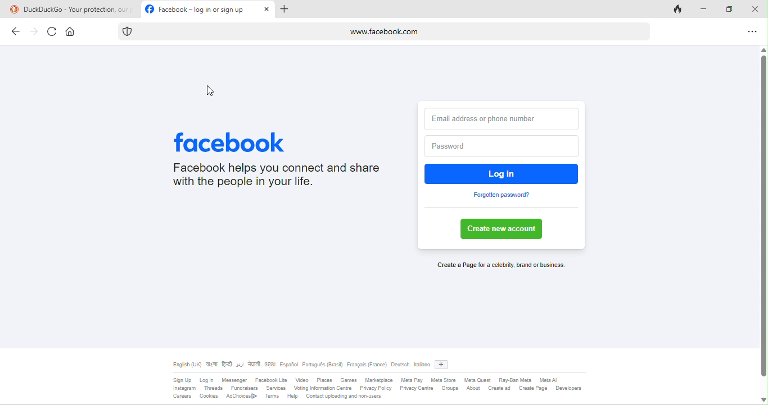  Describe the element at coordinates (499, 146) in the screenshot. I see `password` at that location.